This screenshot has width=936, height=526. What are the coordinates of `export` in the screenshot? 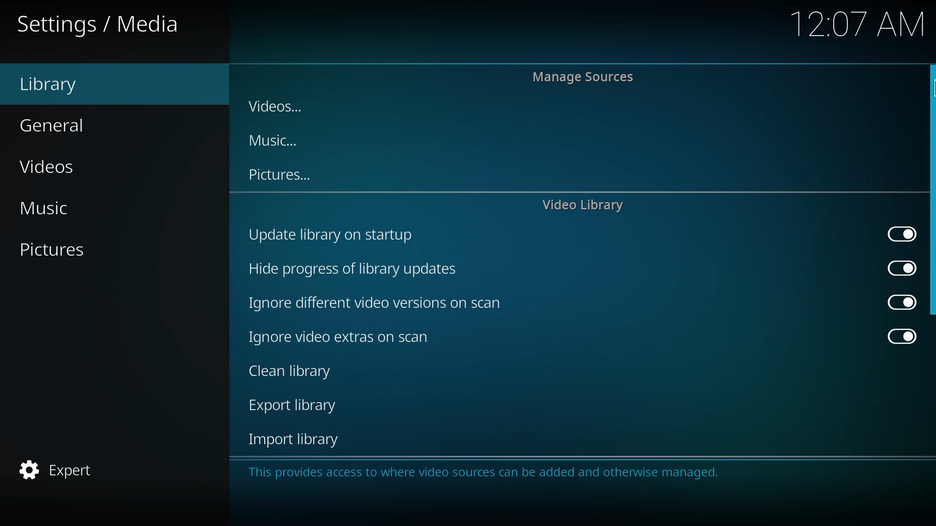 It's located at (292, 374).